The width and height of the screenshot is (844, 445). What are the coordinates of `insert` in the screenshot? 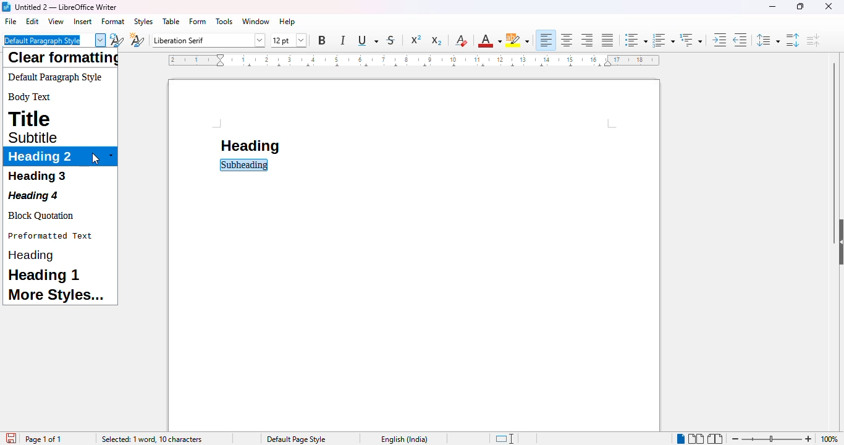 It's located at (83, 22).